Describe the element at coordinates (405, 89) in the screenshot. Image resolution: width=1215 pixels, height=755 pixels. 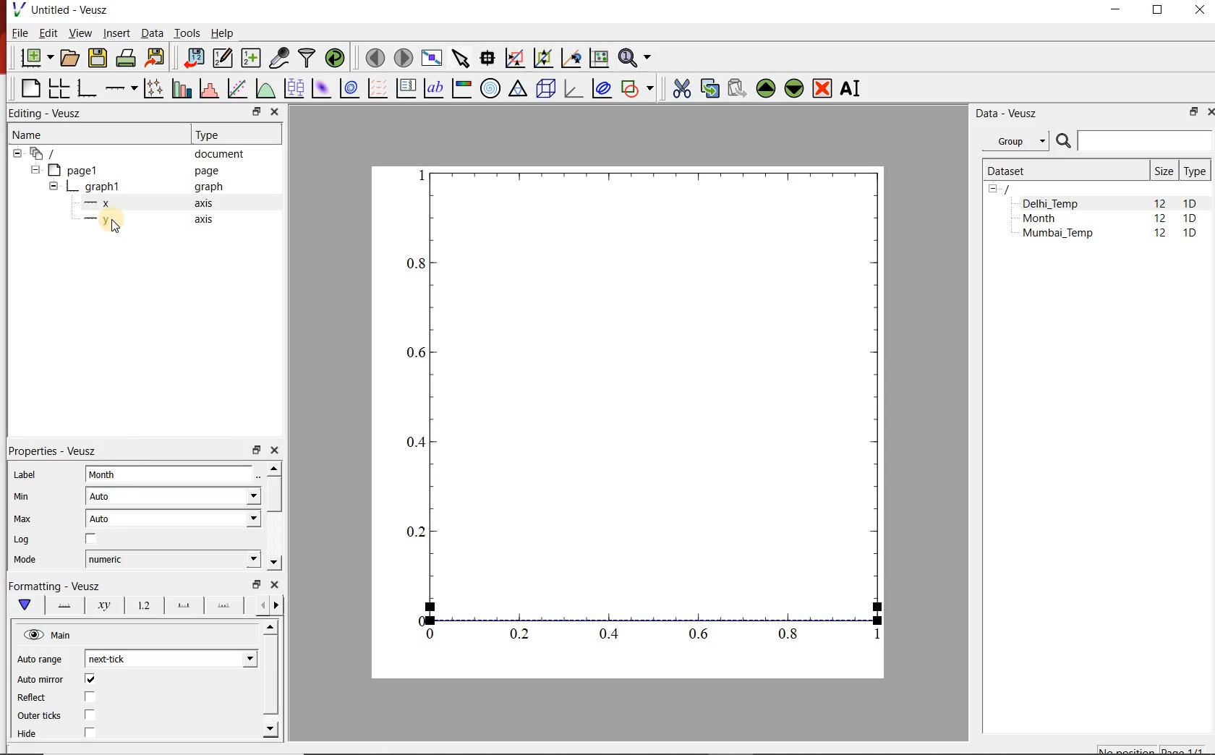
I see `plot key` at that location.